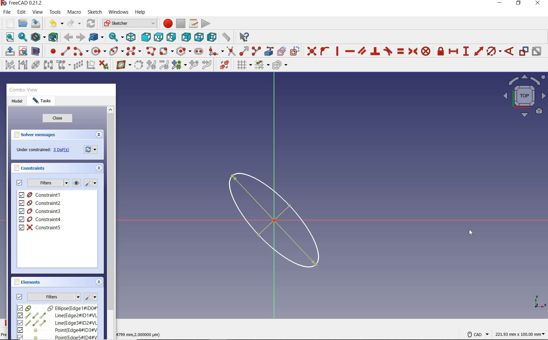  Describe the element at coordinates (57, 330) in the screenshot. I see `element4` at that location.